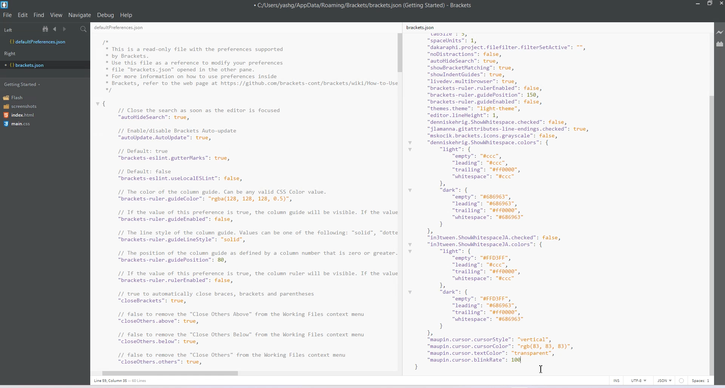 The height and width of the screenshot is (388, 725). What do you see at coordinates (10, 54) in the screenshot?
I see `Right` at bounding box center [10, 54].